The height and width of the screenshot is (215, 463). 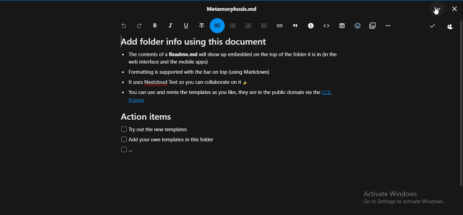 What do you see at coordinates (432, 26) in the screenshot?
I see `last saved` at bounding box center [432, 26].